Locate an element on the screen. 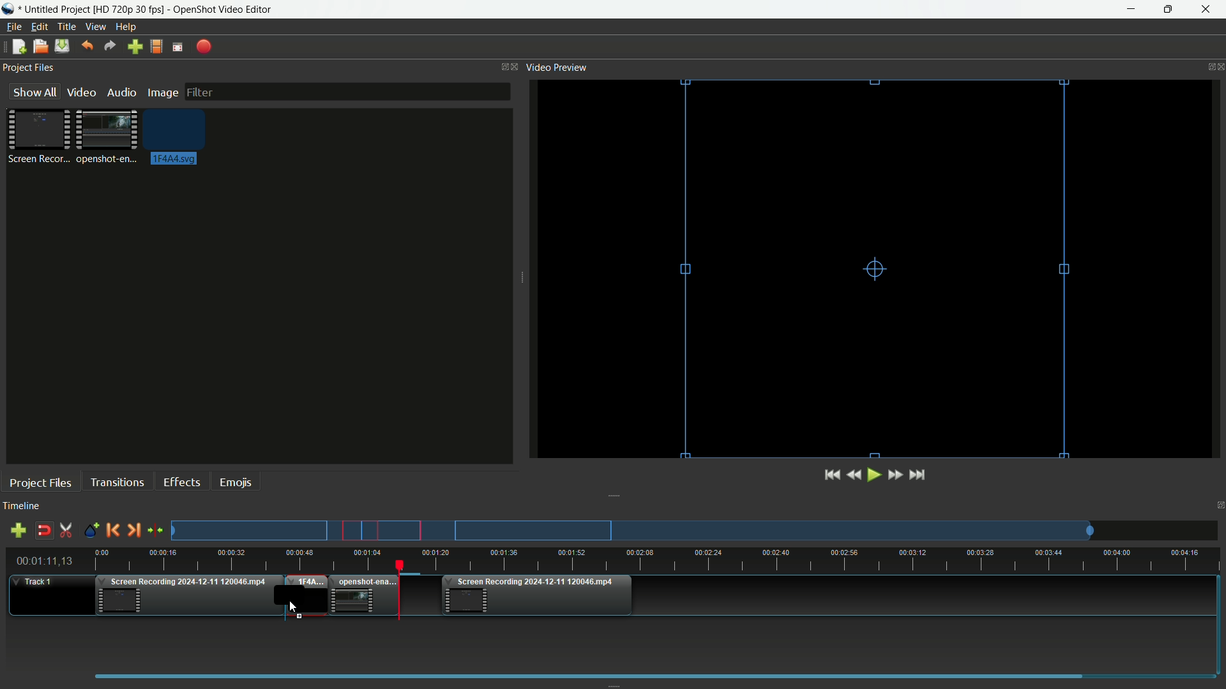 Image resolution: width=1226 pixels, height=689 pixels. Project files is located at coordinates (28, 68).